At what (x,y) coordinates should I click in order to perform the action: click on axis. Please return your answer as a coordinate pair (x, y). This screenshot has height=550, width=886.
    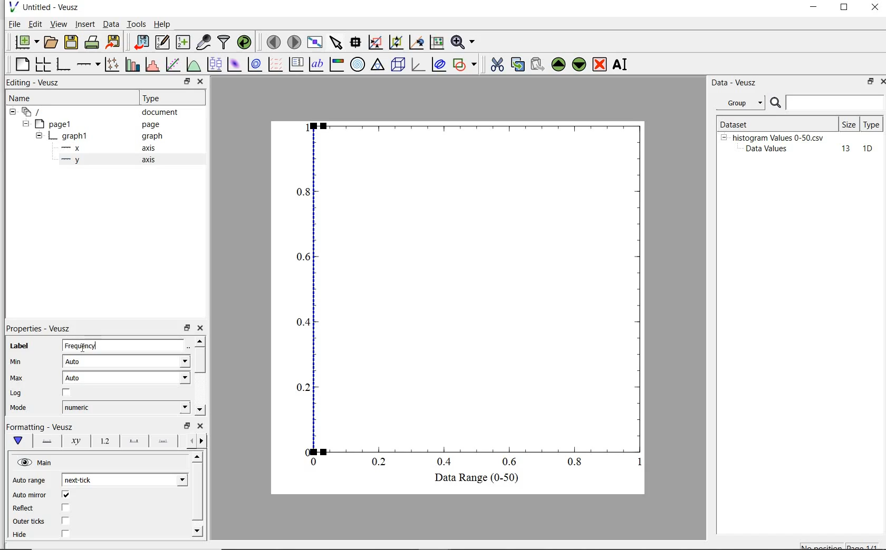
    Looking at the image, I should click on (152, 161).